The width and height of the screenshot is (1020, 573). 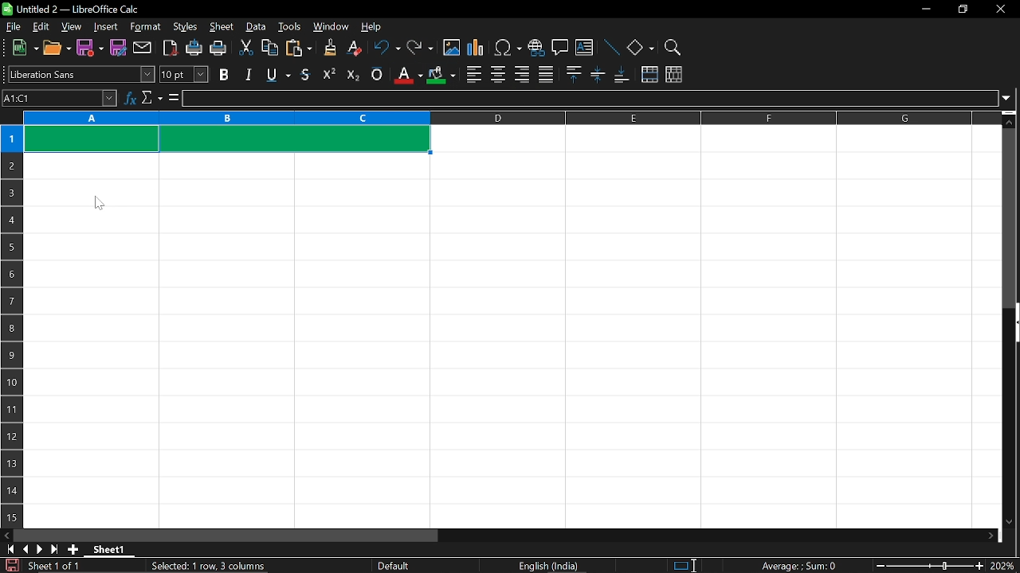 I want to click on columns, so click(x=510, y=119).